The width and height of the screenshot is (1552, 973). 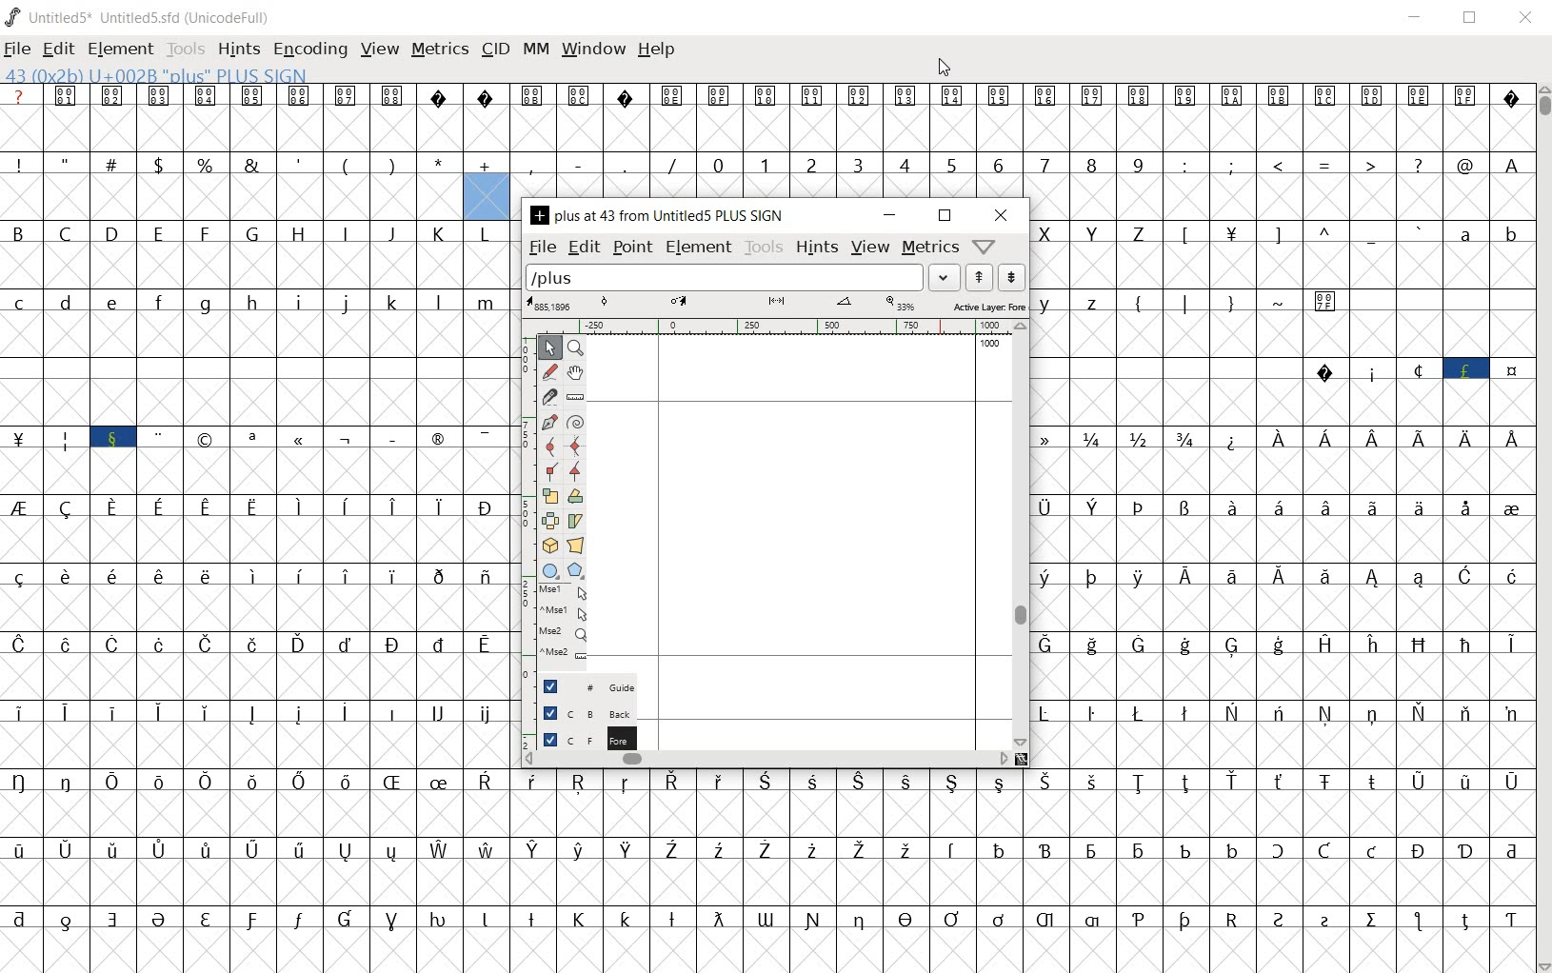 I want to click on , so click(x=1076, y=324).